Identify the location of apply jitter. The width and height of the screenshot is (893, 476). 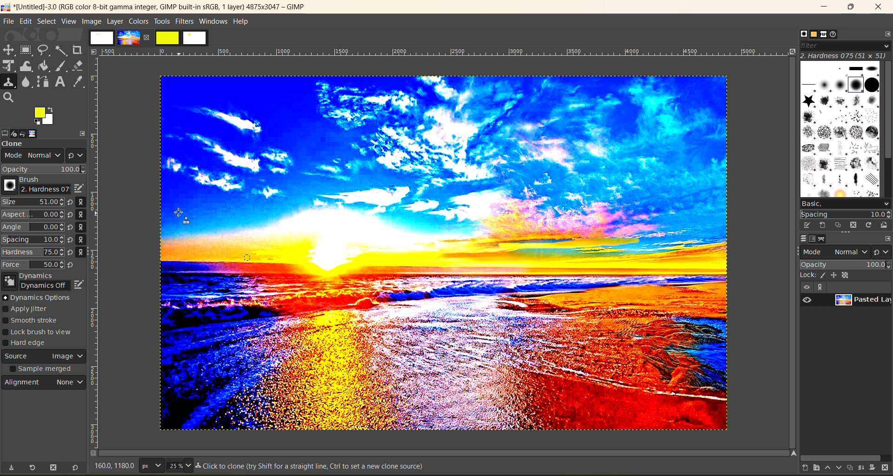
(32, 310).